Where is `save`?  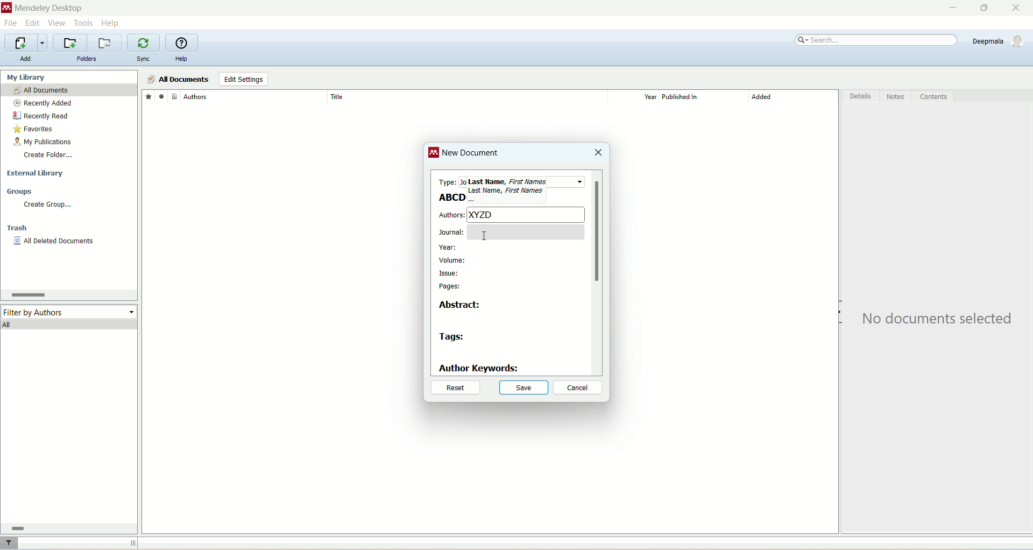 save is located at coordinates (524, 387).